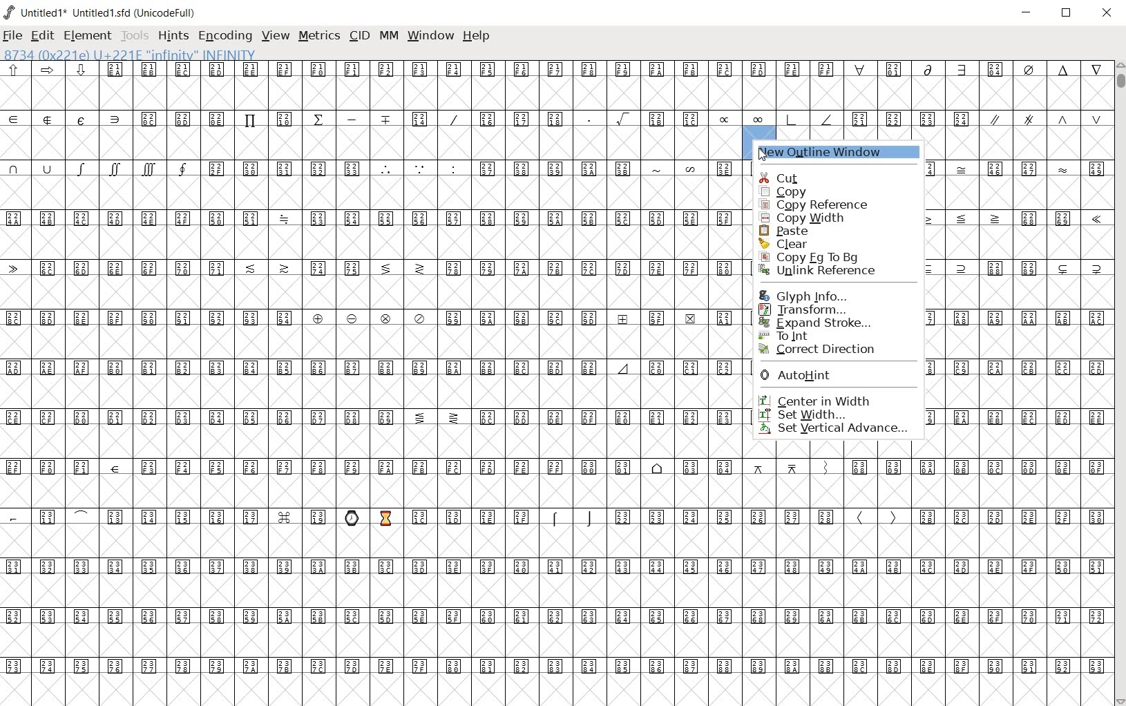 This screenshot has height=706, width=1126. What do you see at coordinates (555, 93) in the screenshot?
I see `empty glyph slots` at bounding box center [555, 93].